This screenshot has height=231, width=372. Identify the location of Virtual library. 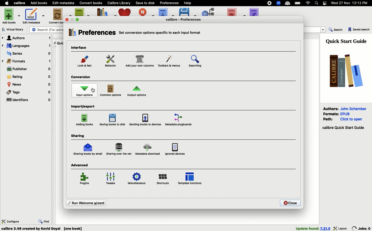
(14, 29).